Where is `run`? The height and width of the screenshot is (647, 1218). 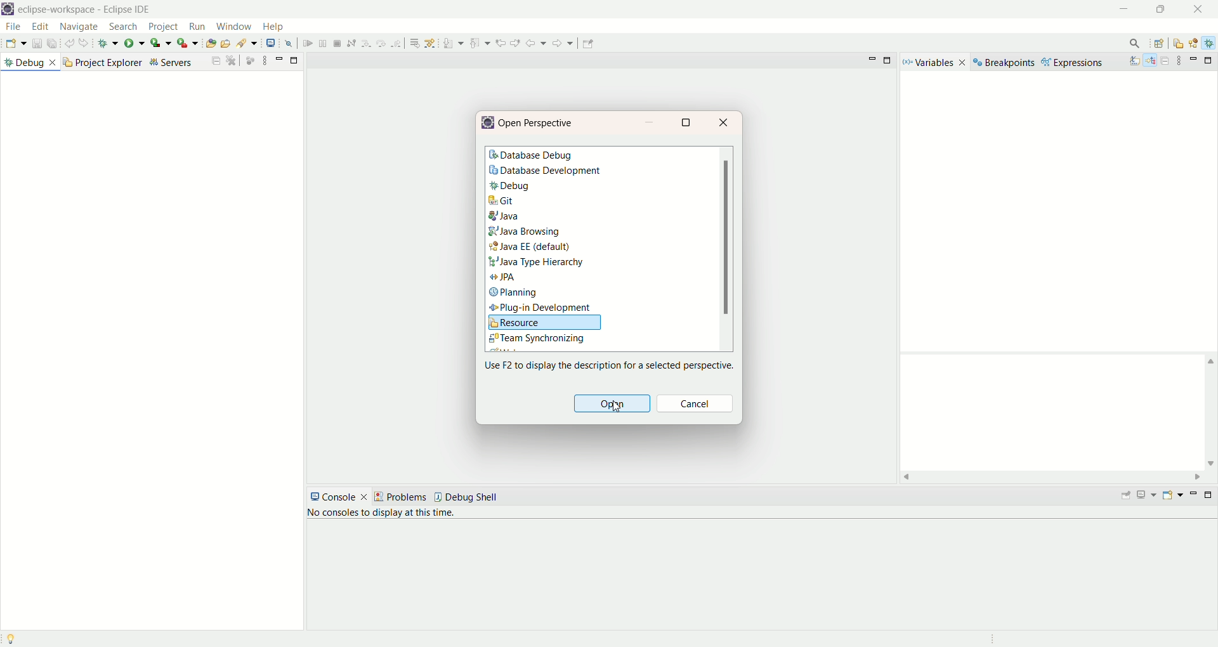 run is located at coordinates (136, 44).